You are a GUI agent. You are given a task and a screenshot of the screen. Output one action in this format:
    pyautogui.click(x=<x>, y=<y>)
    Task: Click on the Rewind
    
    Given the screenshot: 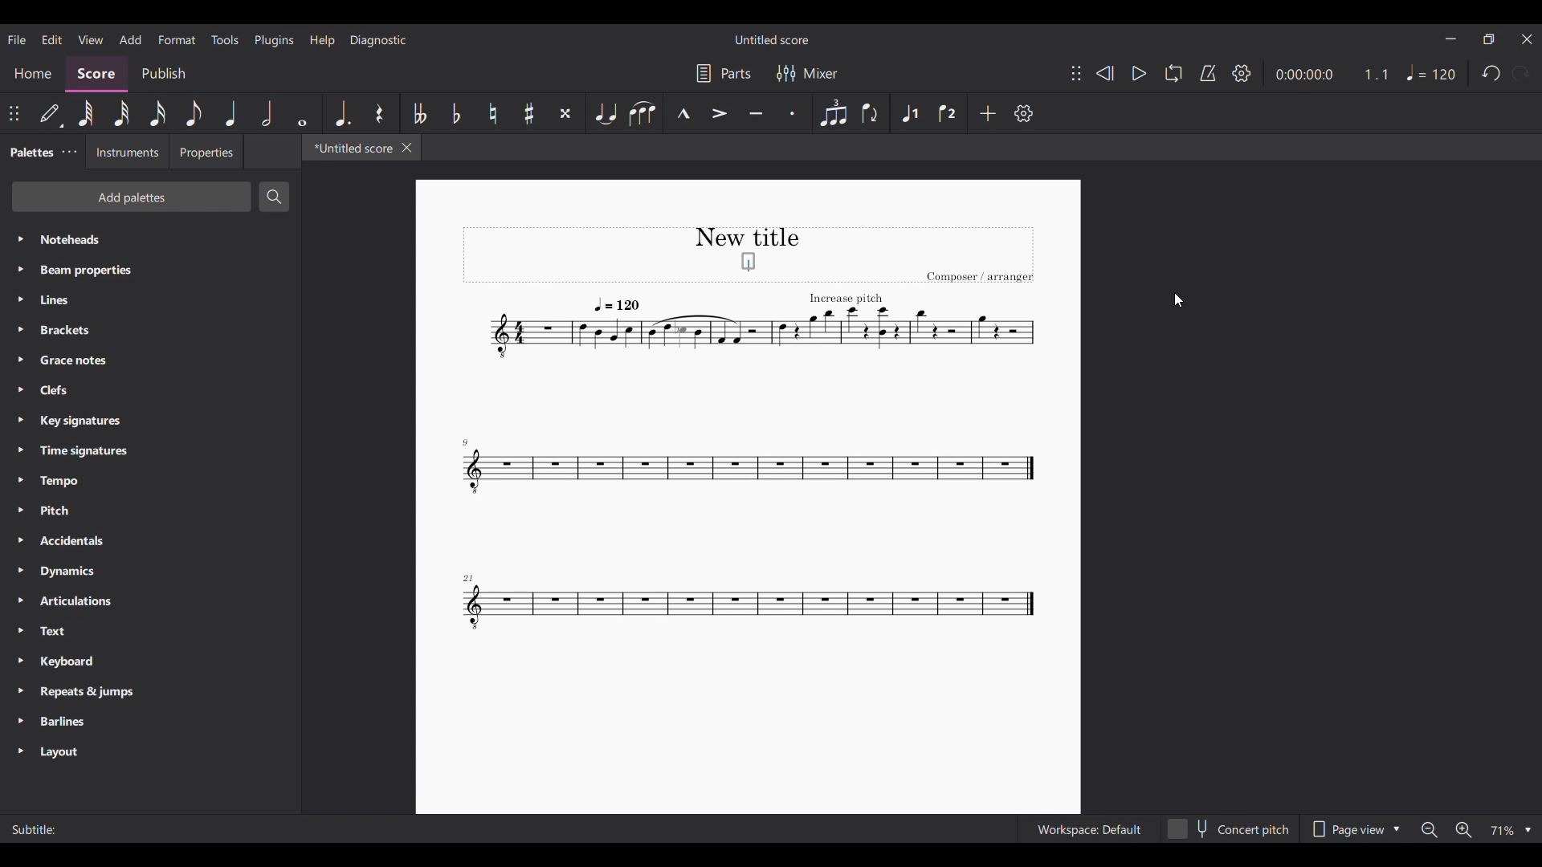 What is the action you would take?
    pyautogui.click(x=1104, y=73)
    